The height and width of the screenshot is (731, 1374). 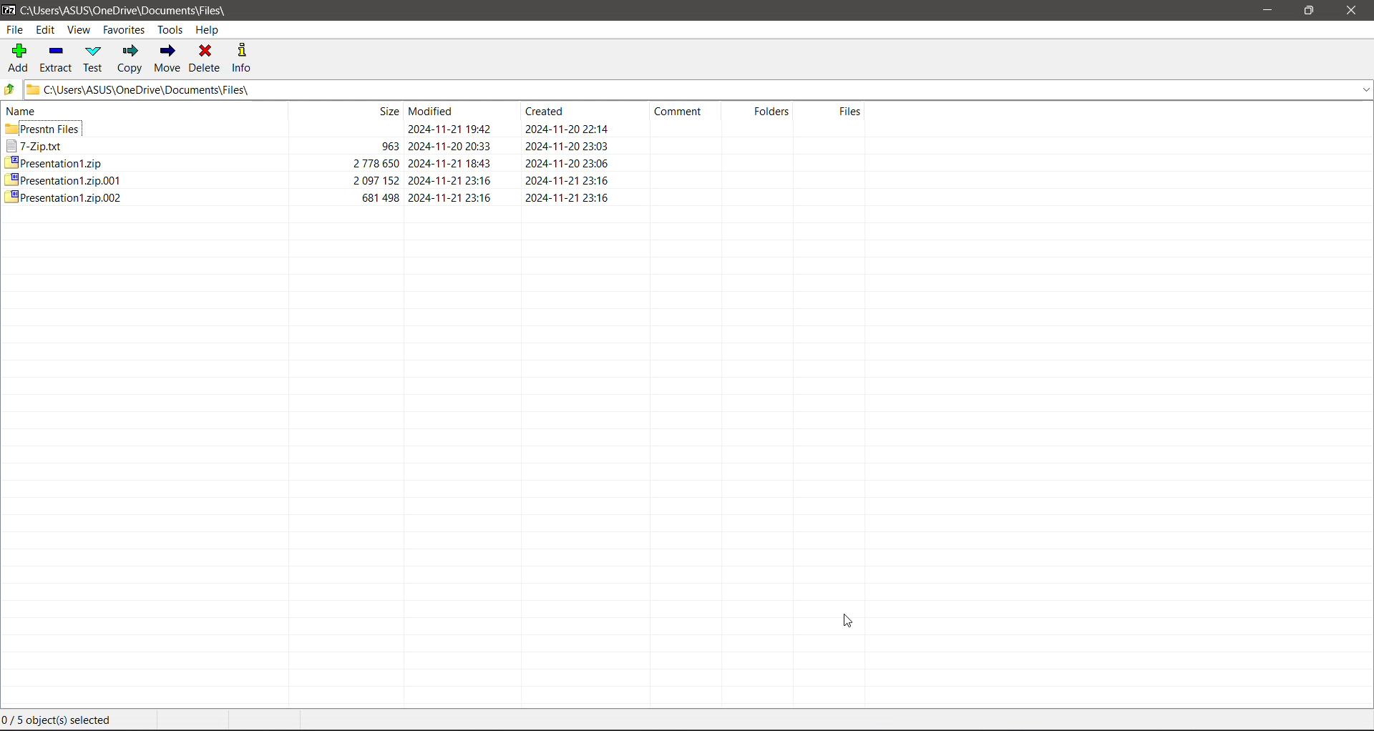 I want to click on Move, so click(x=167, y=59).